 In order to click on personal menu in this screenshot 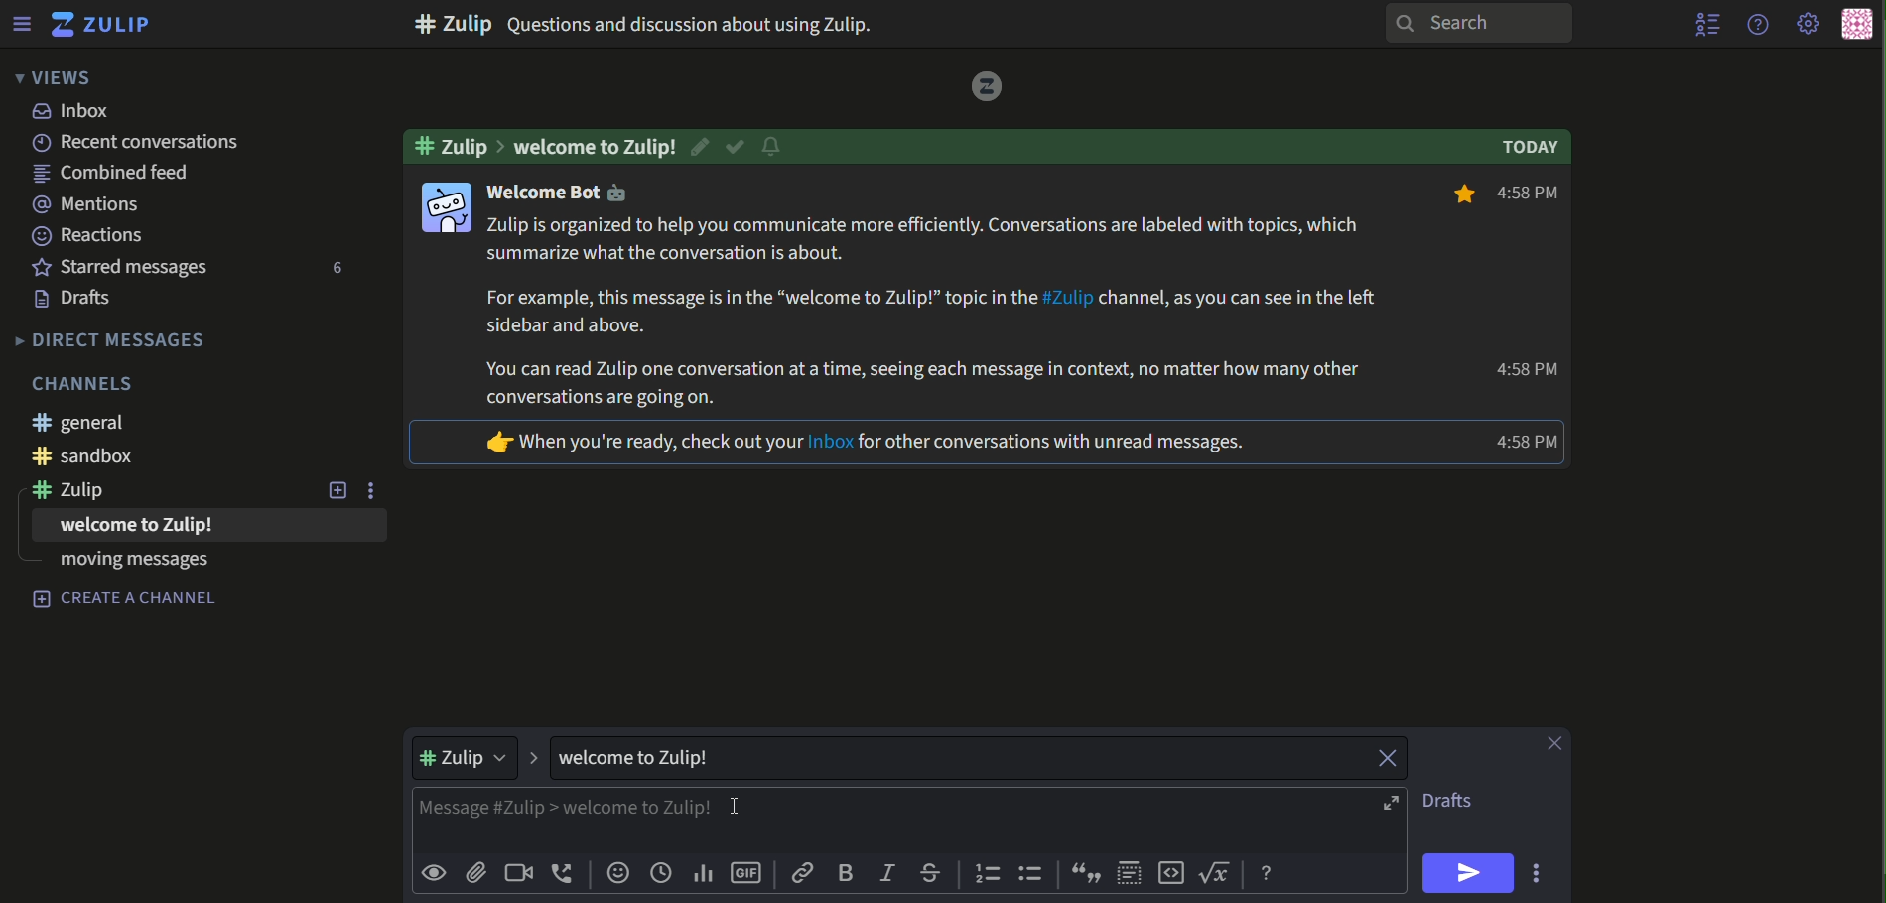, I will do `click(1856, 25)`.